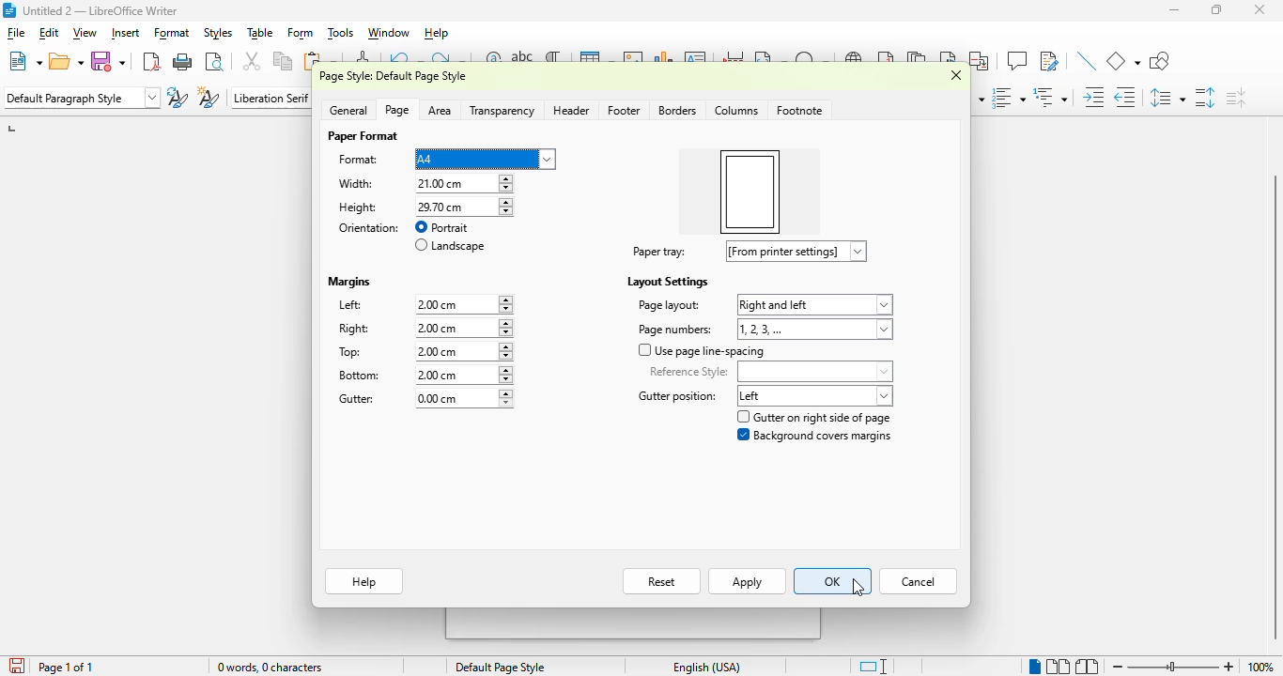 Image resolution: width=1283 pixels, height=676 pixels. I want to click on text language, so click(707, 667).